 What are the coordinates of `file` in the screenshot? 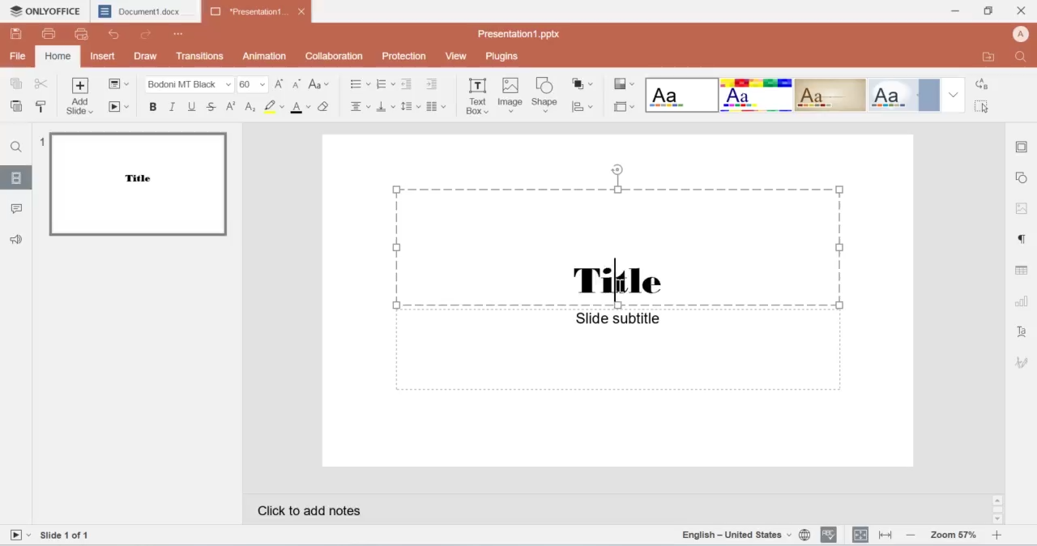 It's located at (120, 83).